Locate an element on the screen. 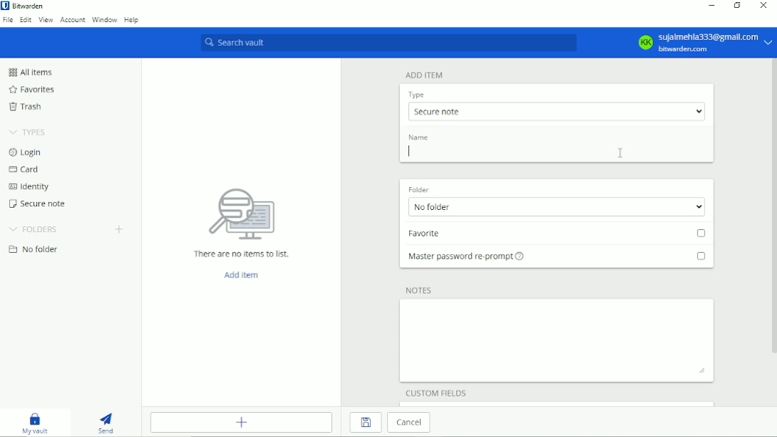  Add item is located at coordinates (243, 423).